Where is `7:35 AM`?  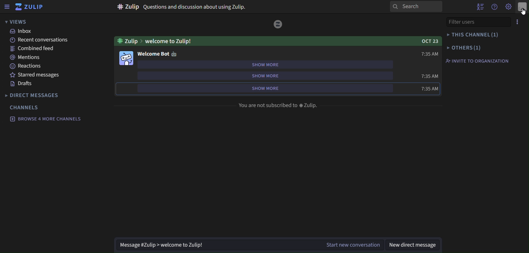
7:35 AM is located at coordinates (429, 89).